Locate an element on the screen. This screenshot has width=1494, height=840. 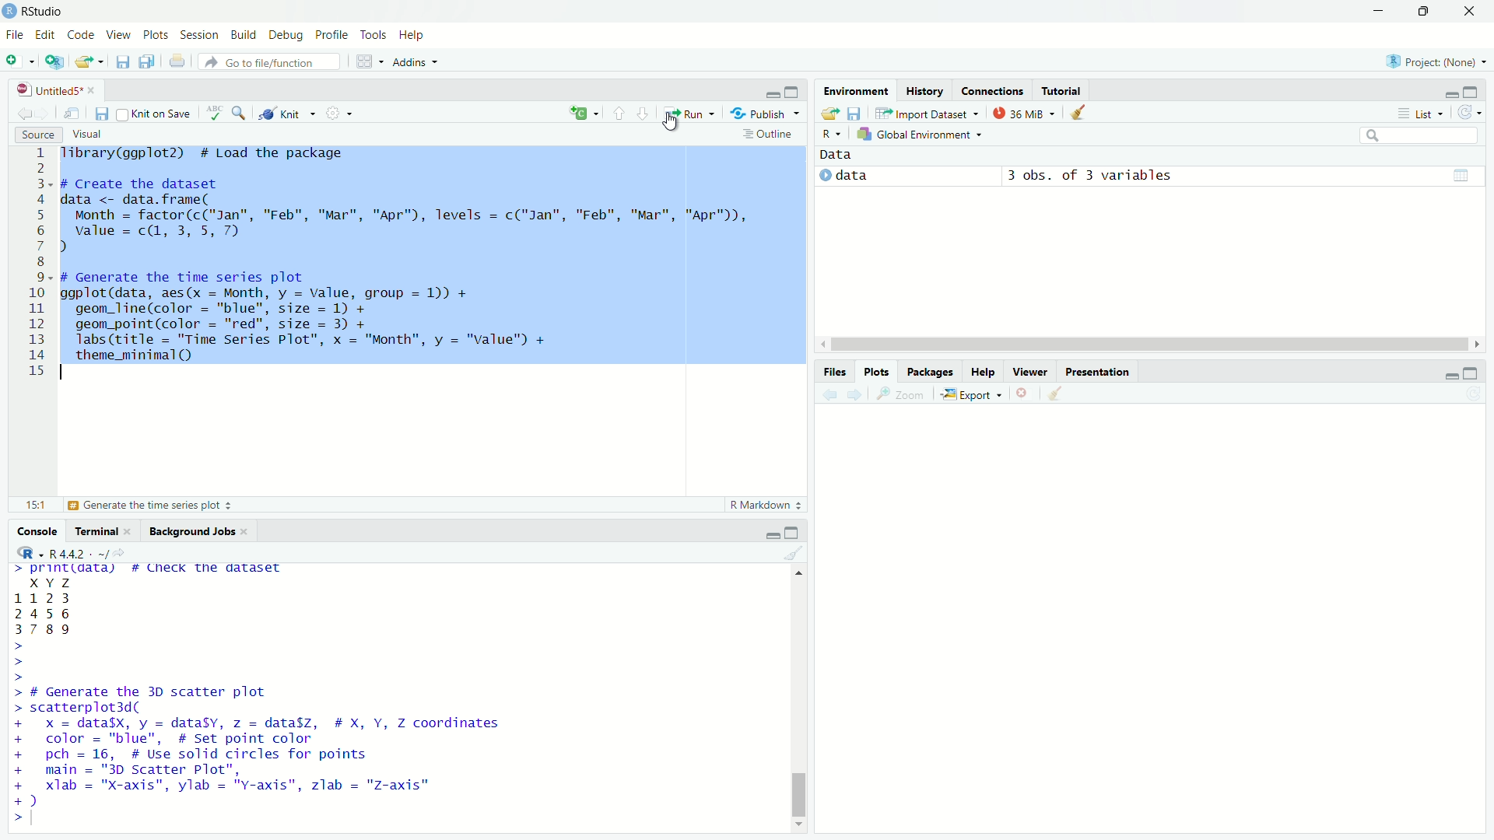
R Markdown is located at coordinates (766, 506).